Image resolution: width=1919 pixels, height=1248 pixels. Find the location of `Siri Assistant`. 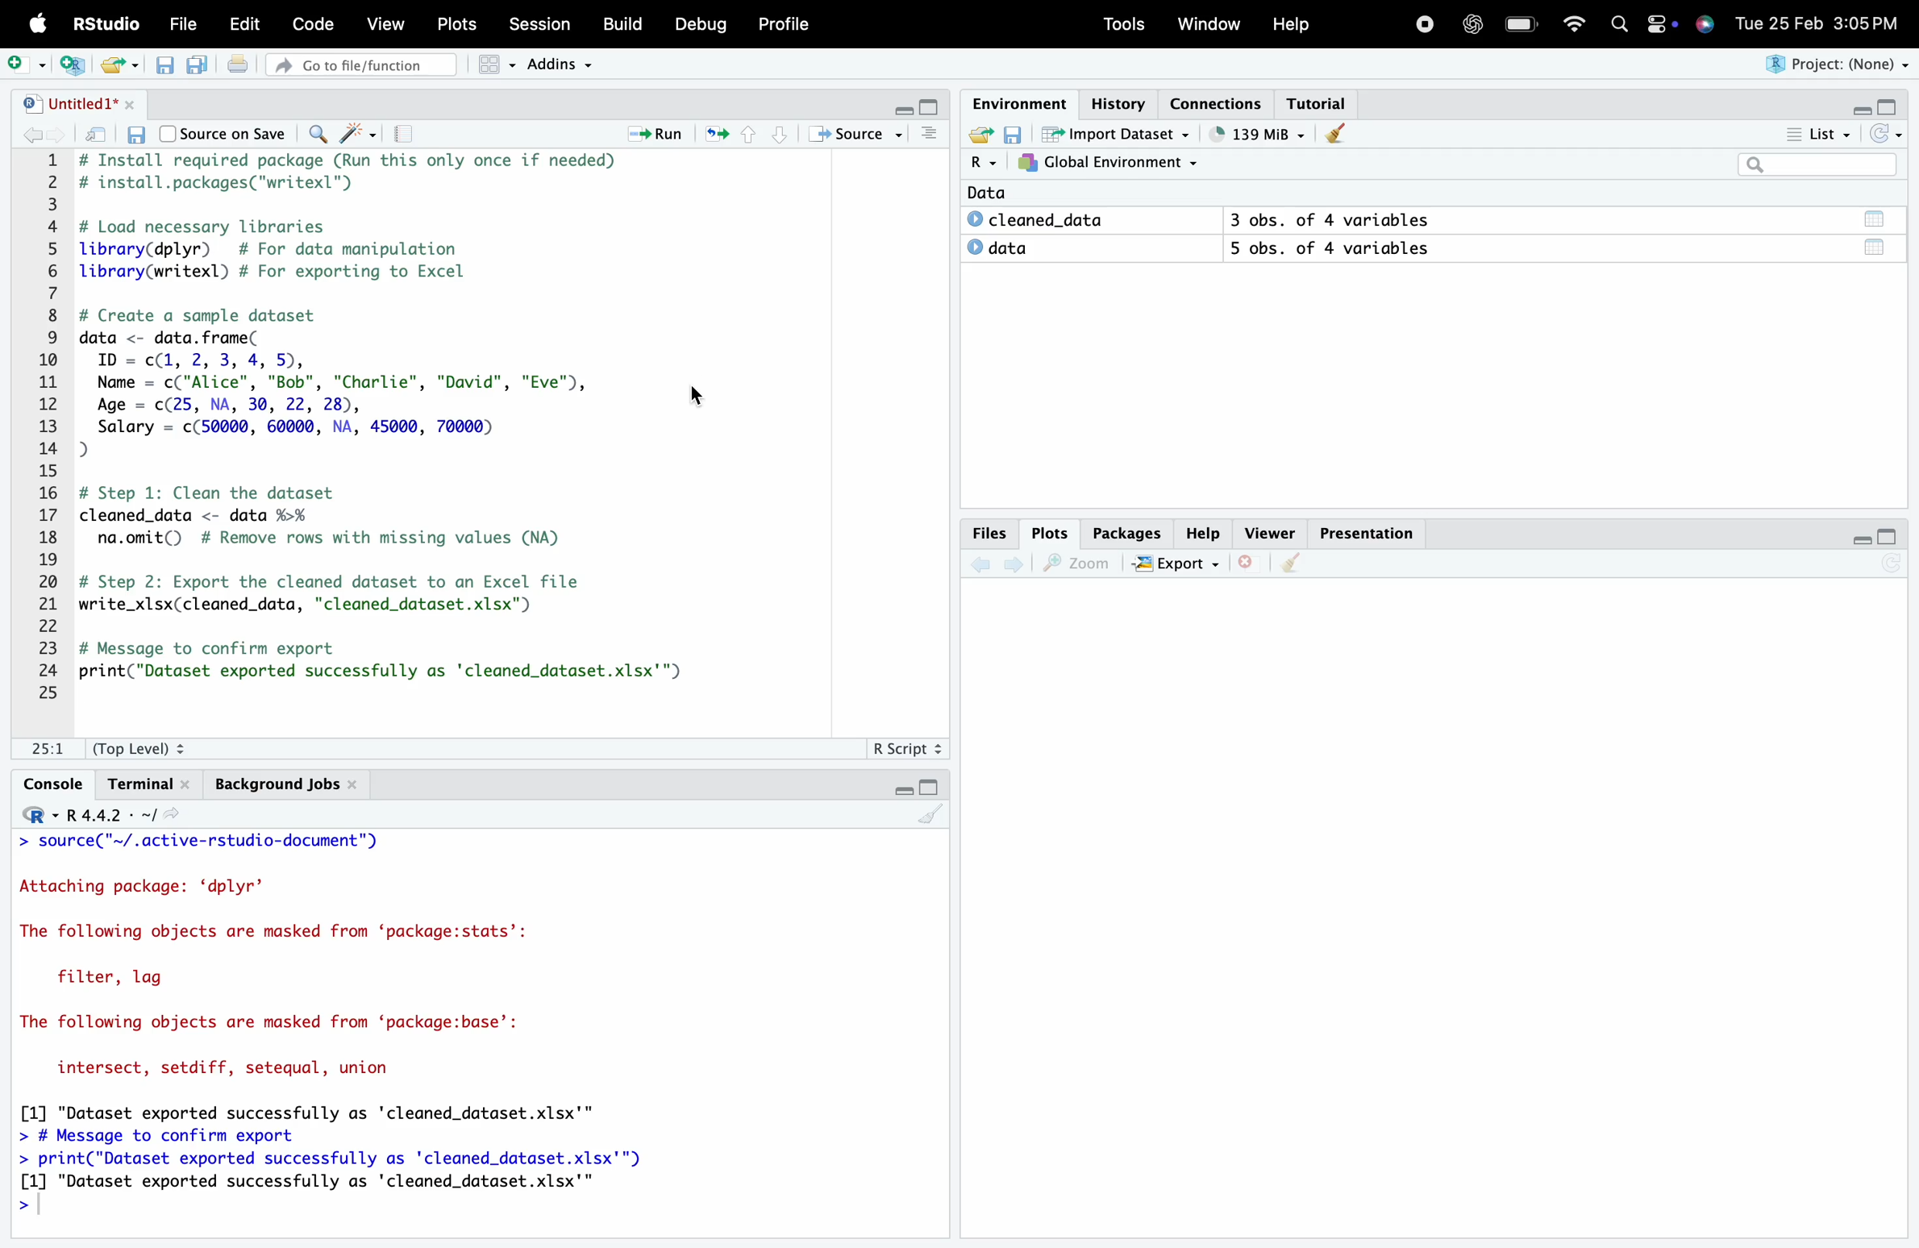

Siri Assistant is located at coordinates (1704, 27).